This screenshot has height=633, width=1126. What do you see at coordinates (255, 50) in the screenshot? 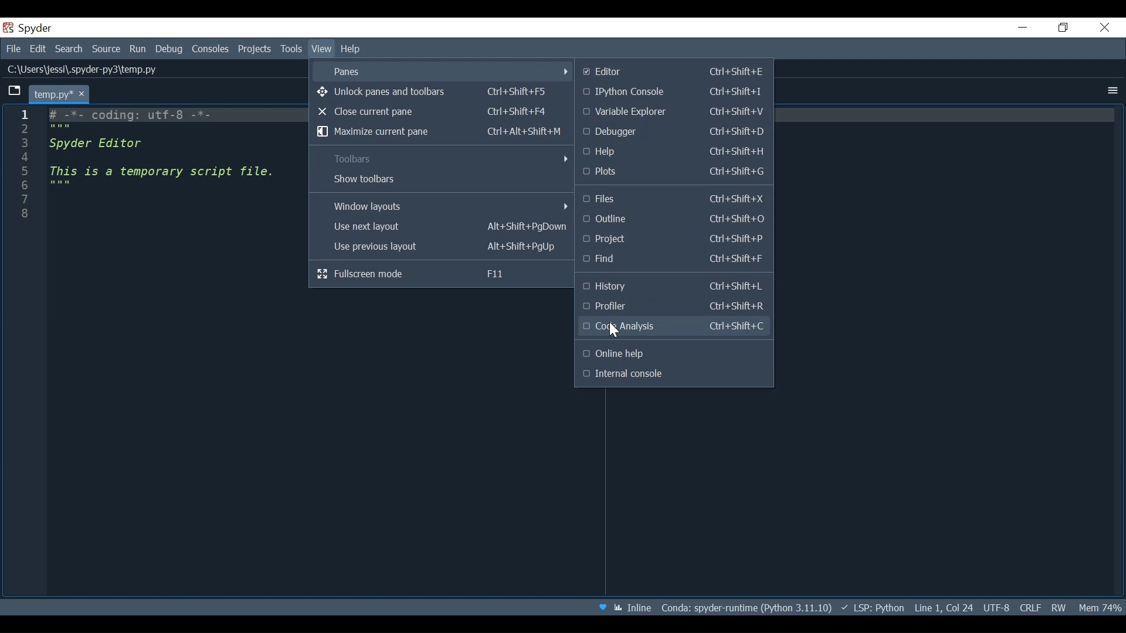
I see `Projects` at bounding box center [255, 50].